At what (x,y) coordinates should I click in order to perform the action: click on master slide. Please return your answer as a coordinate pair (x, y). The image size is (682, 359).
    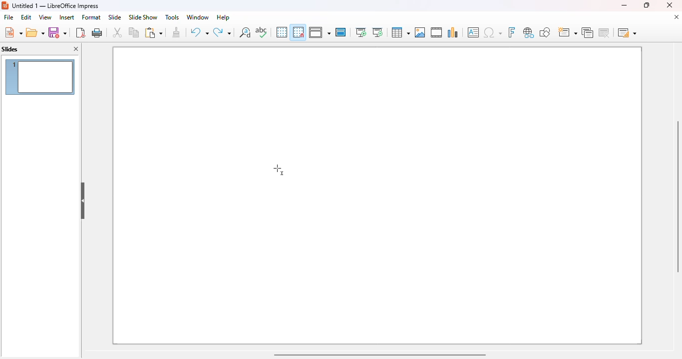
    Looking at the image, I should click on (341, 32).